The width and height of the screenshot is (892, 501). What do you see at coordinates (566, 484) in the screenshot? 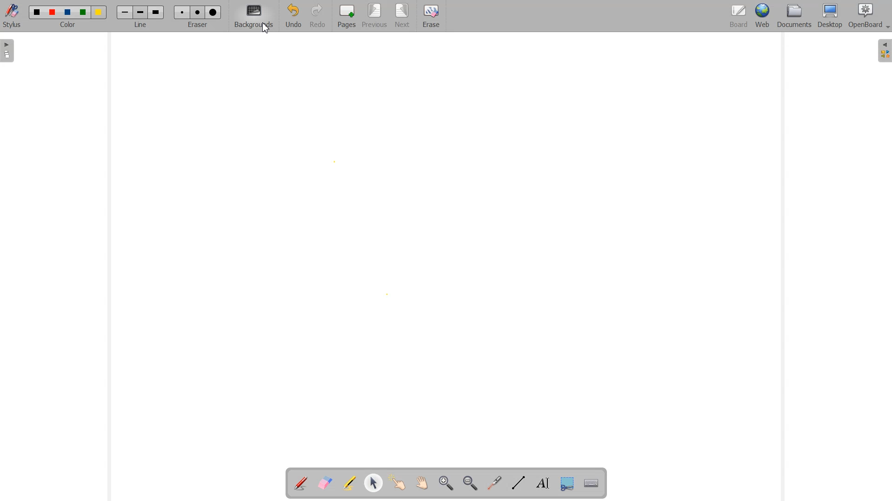
I see `Capture part of the screen` at bounding box center [566, 484].